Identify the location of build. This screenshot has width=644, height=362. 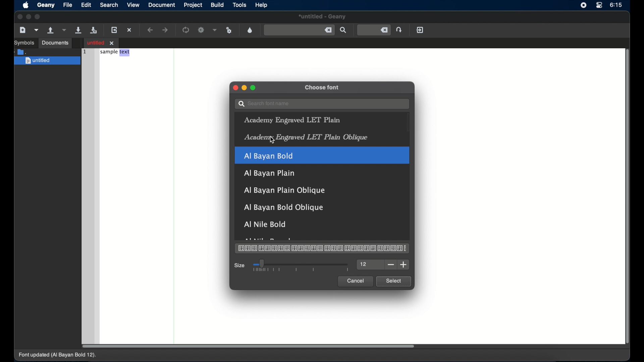
(217, 5).